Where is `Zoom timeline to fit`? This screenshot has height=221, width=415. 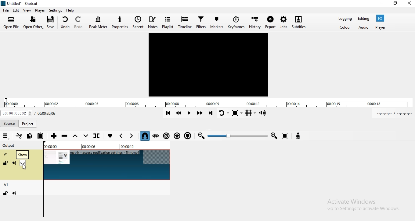 Zoom timeline to fit is located at coordinates (286, 136).